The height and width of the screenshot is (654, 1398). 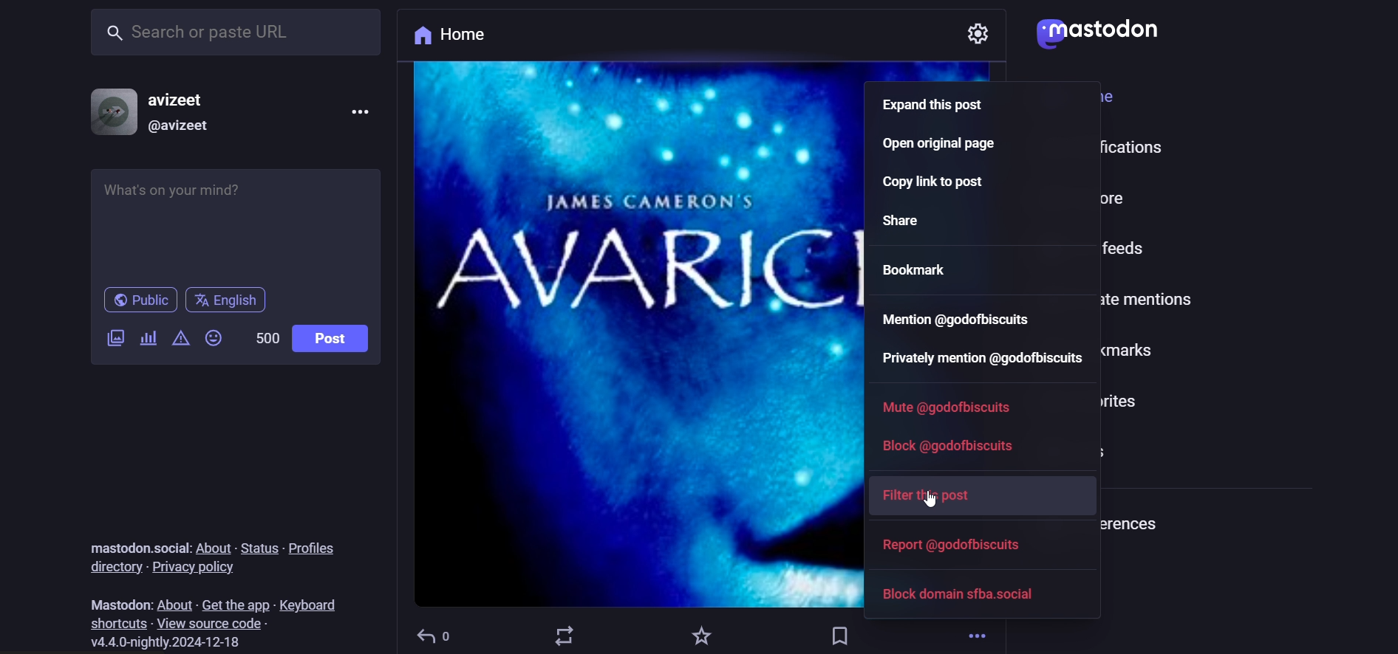 I want to click on version, so click(x=161, y=643).